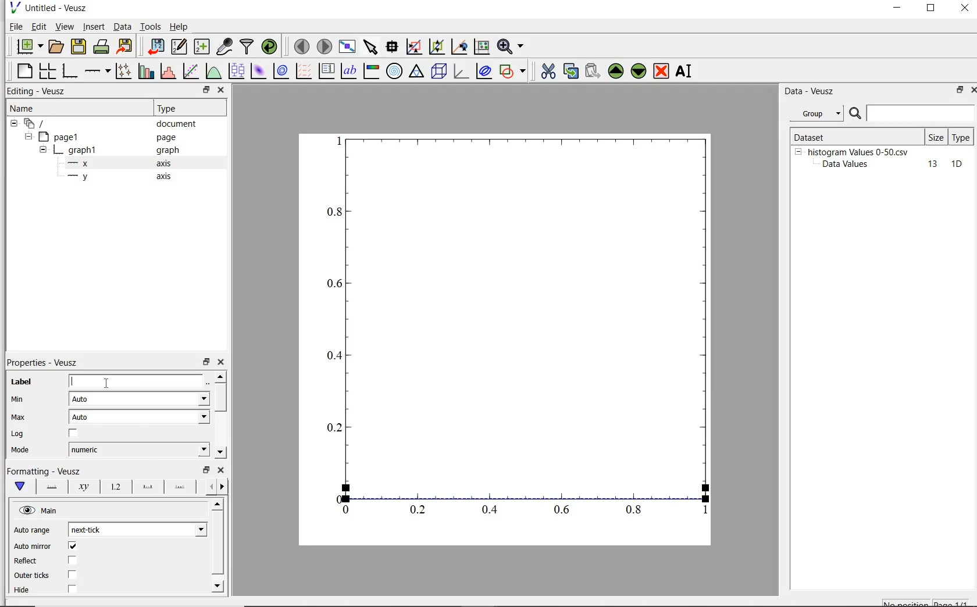  I want to click on main formatting, so click(22, 487).